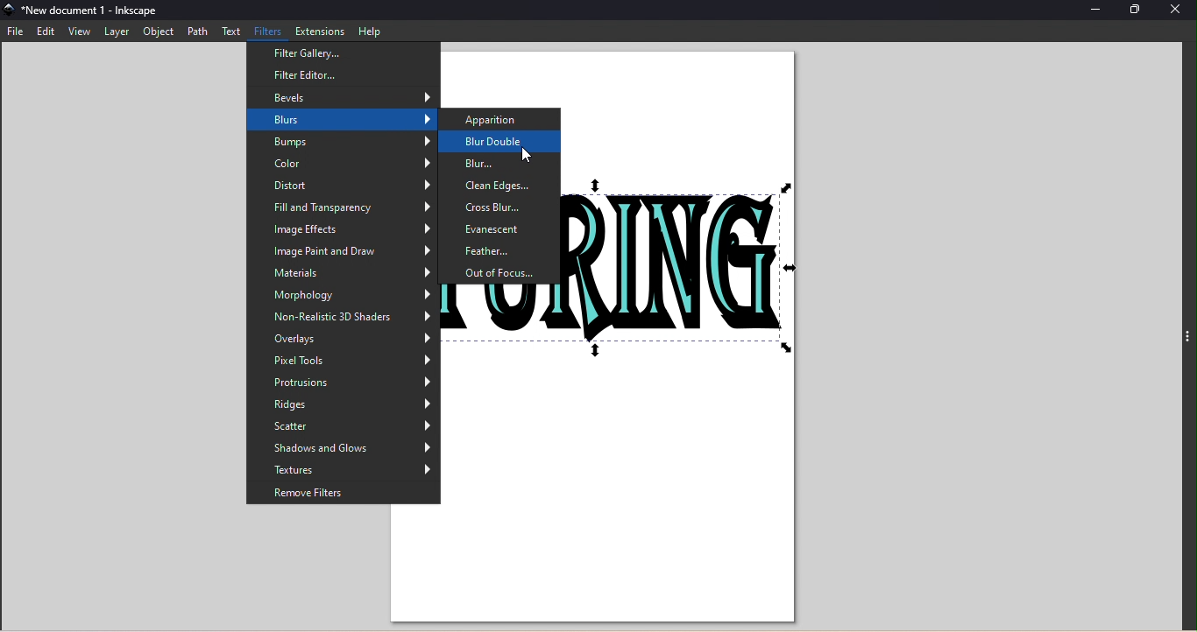  I want to click on View, so click(80, 32).